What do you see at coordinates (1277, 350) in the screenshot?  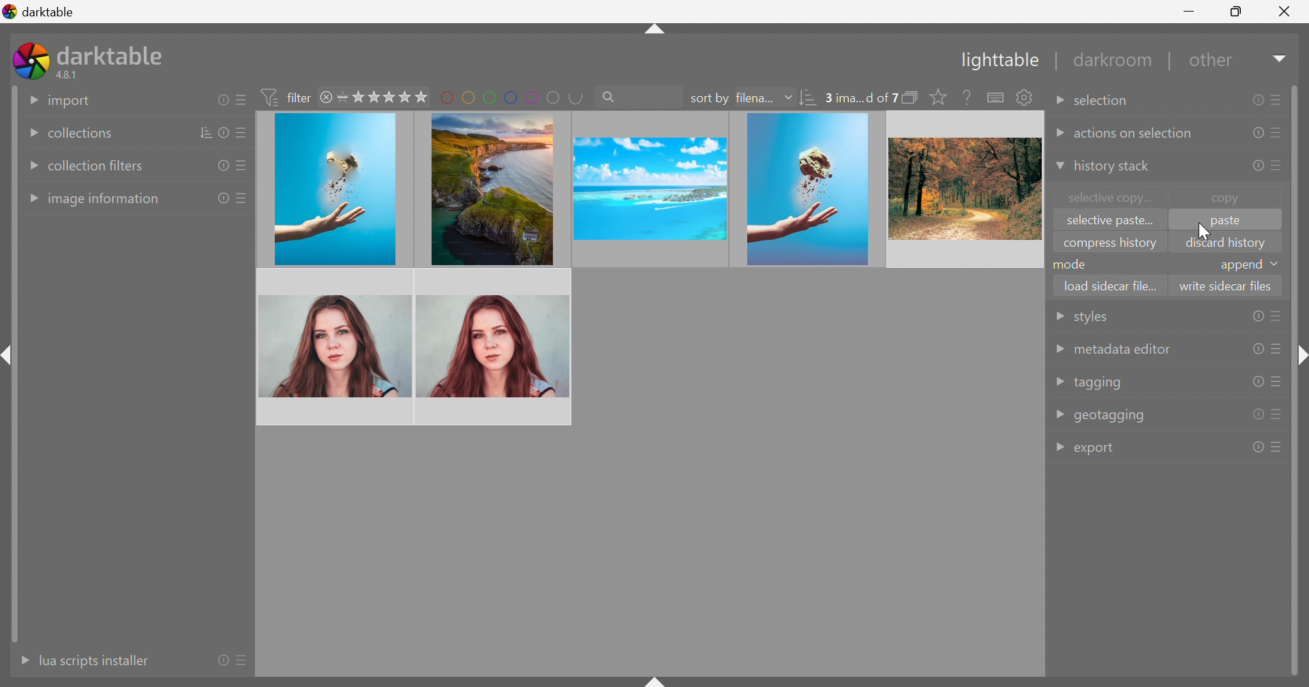 I see `presets` at bounding box center [1277, 350].